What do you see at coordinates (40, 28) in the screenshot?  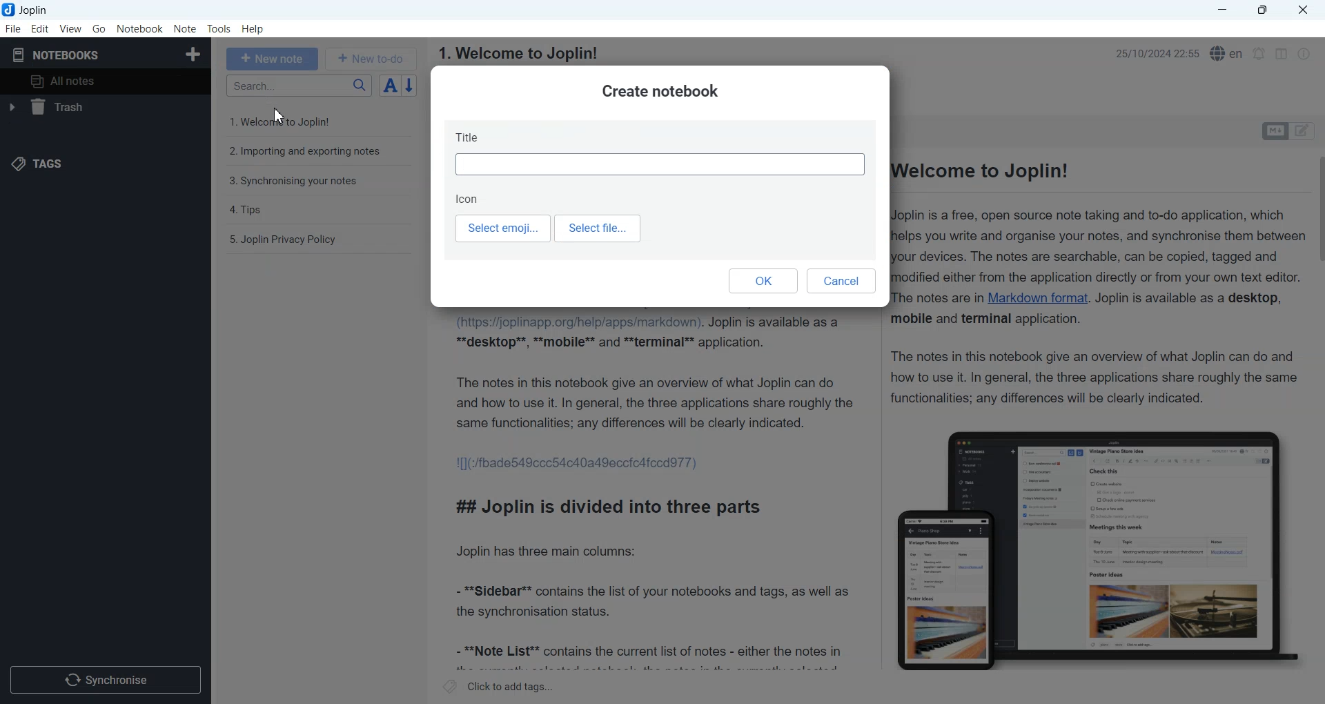 I see `Edit` at bounding box center [40, 28].